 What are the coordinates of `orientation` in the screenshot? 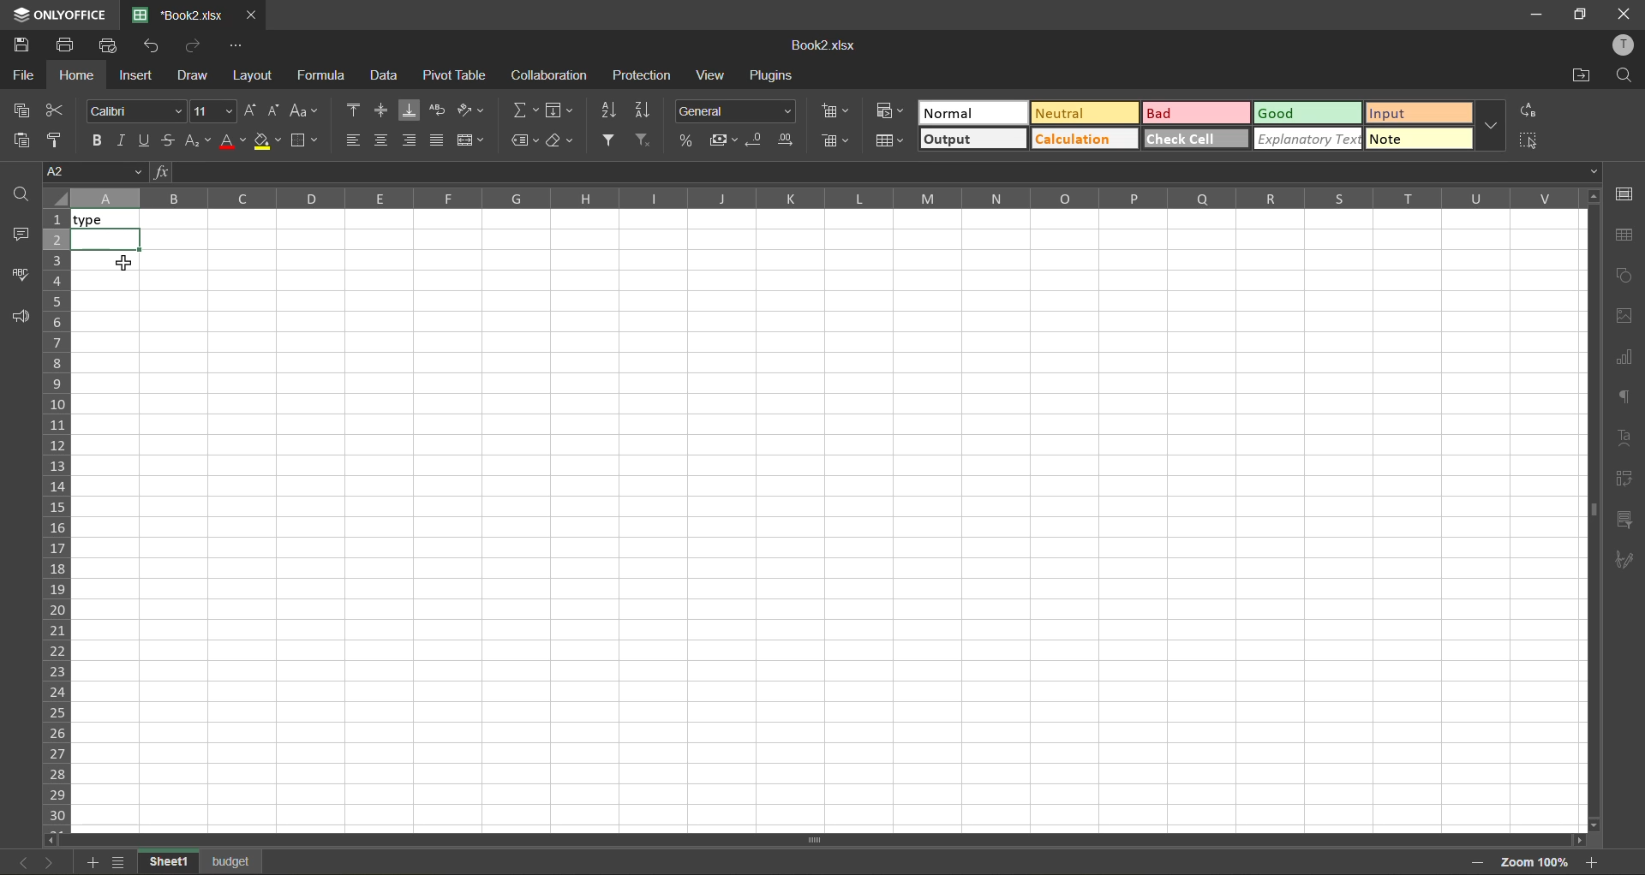 It's located at (471, 110).